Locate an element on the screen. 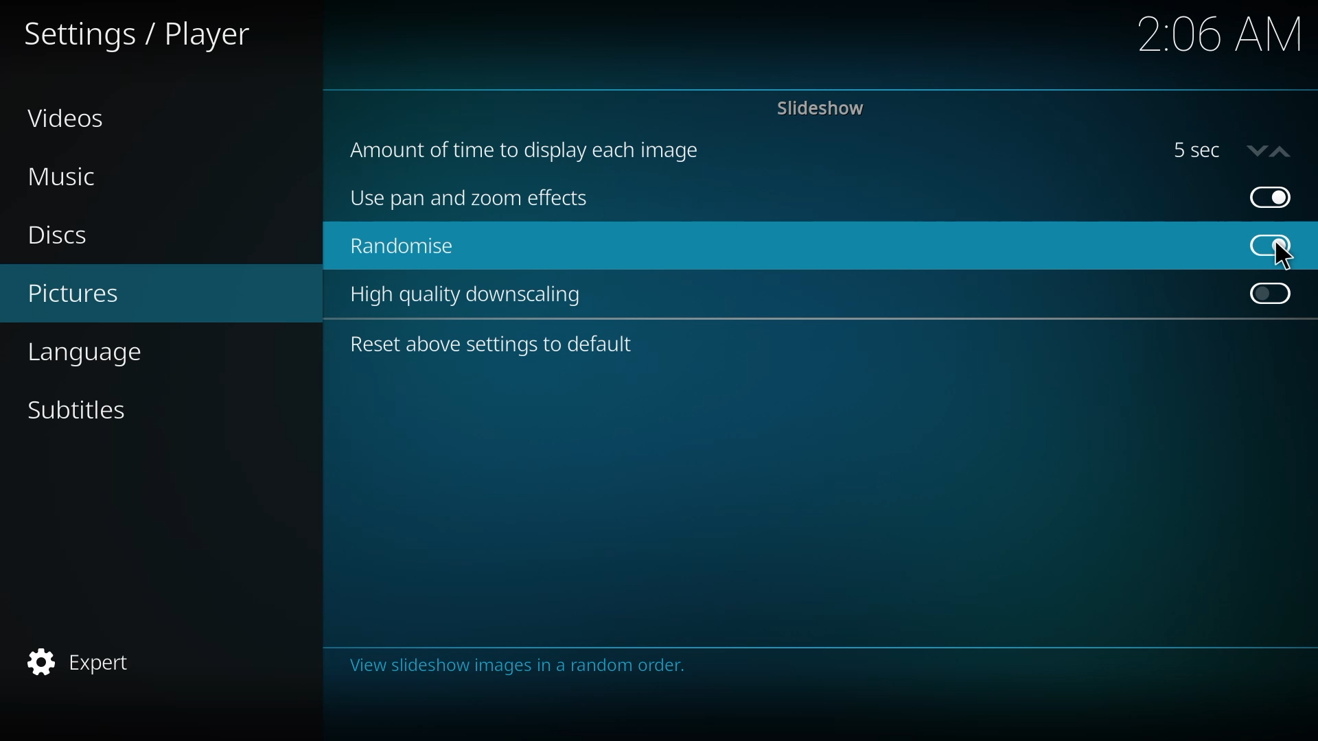 This screenshot has width=1318, height=741. enabled is located at coordinates (1267, 244).